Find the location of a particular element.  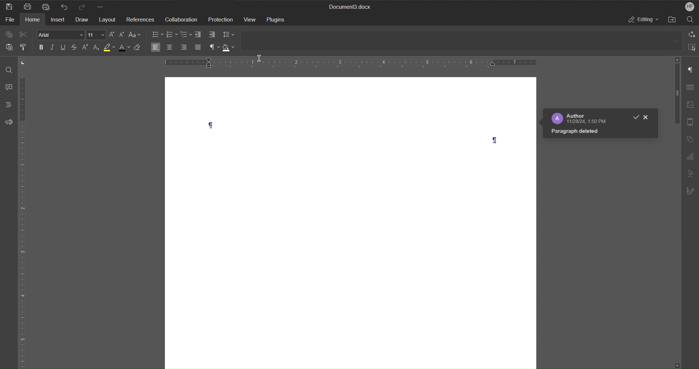

Feedback and Support is located at coordinates (8, 121).